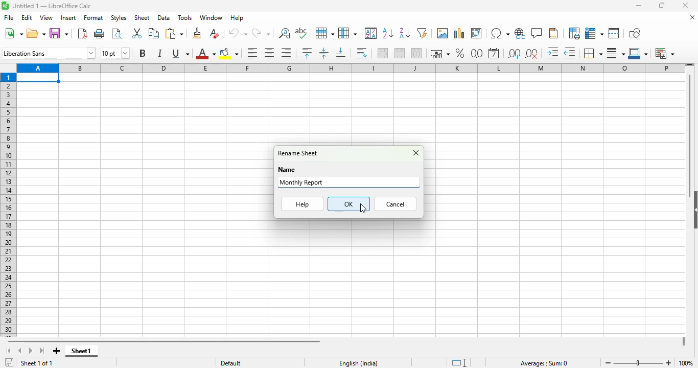  I want to click on wrap text, so click(362, 54).